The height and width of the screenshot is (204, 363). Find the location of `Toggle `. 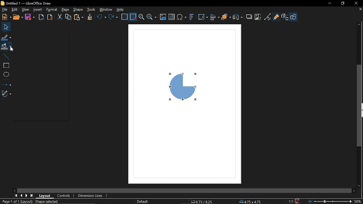

Toggle  is located at coordinates (267, 17).